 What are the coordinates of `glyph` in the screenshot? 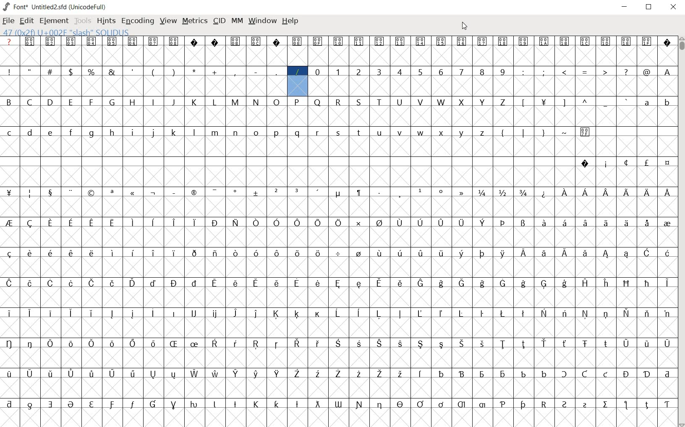 It's located at (524, 284).